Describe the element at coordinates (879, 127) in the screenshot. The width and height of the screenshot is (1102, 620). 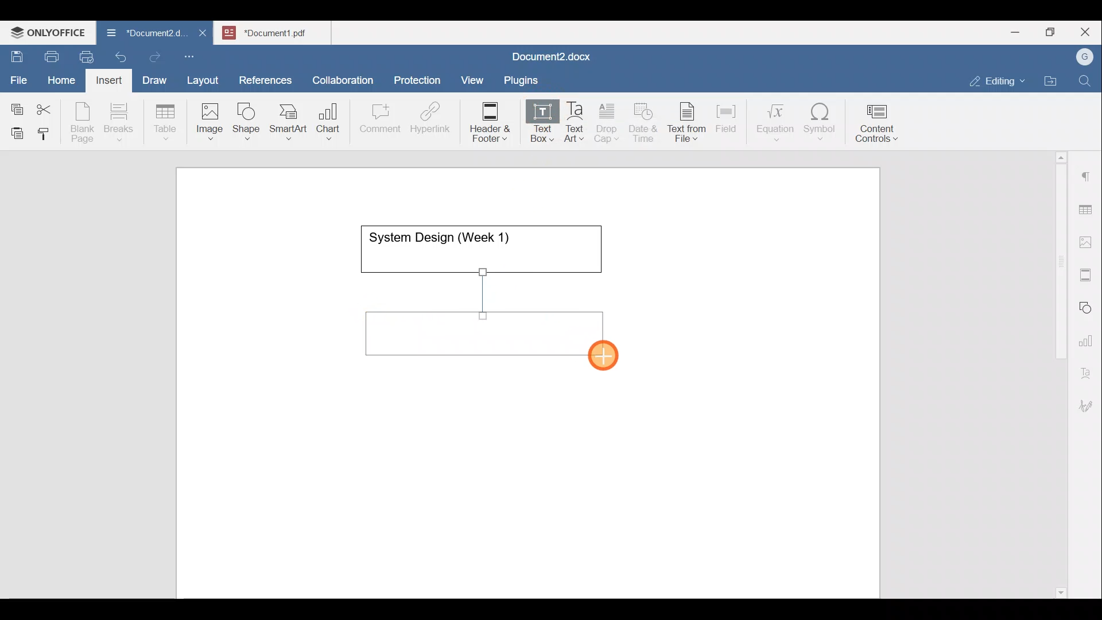
I see `Content controls` at that location.